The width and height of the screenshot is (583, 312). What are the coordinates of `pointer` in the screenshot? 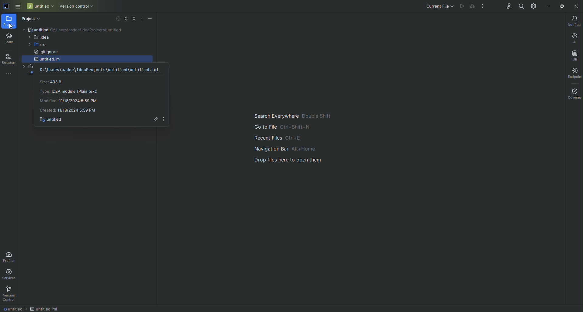 It's located at (9, 26).